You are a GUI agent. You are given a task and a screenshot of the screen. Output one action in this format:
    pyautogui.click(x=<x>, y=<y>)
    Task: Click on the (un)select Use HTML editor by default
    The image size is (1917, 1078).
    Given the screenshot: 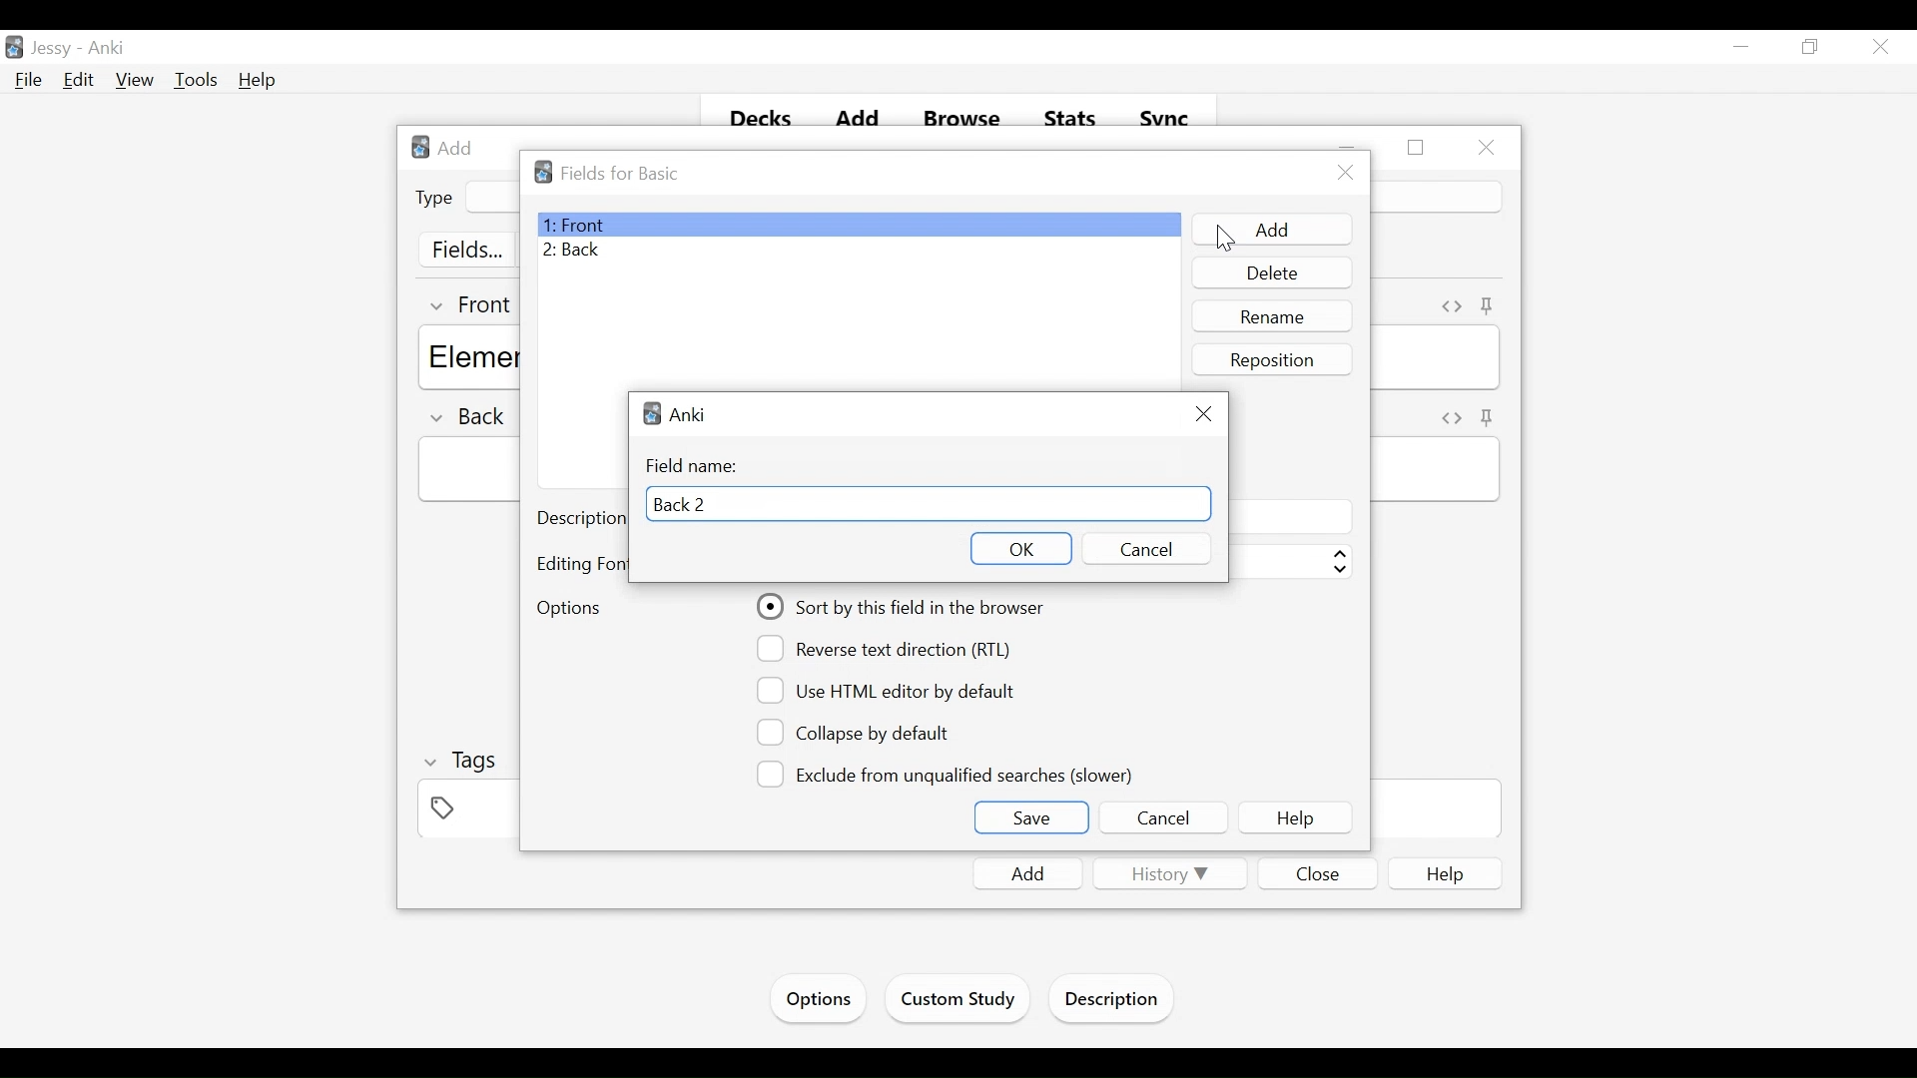 What is the action you would take?
    pyautogui.click(x=888, y=691)
    